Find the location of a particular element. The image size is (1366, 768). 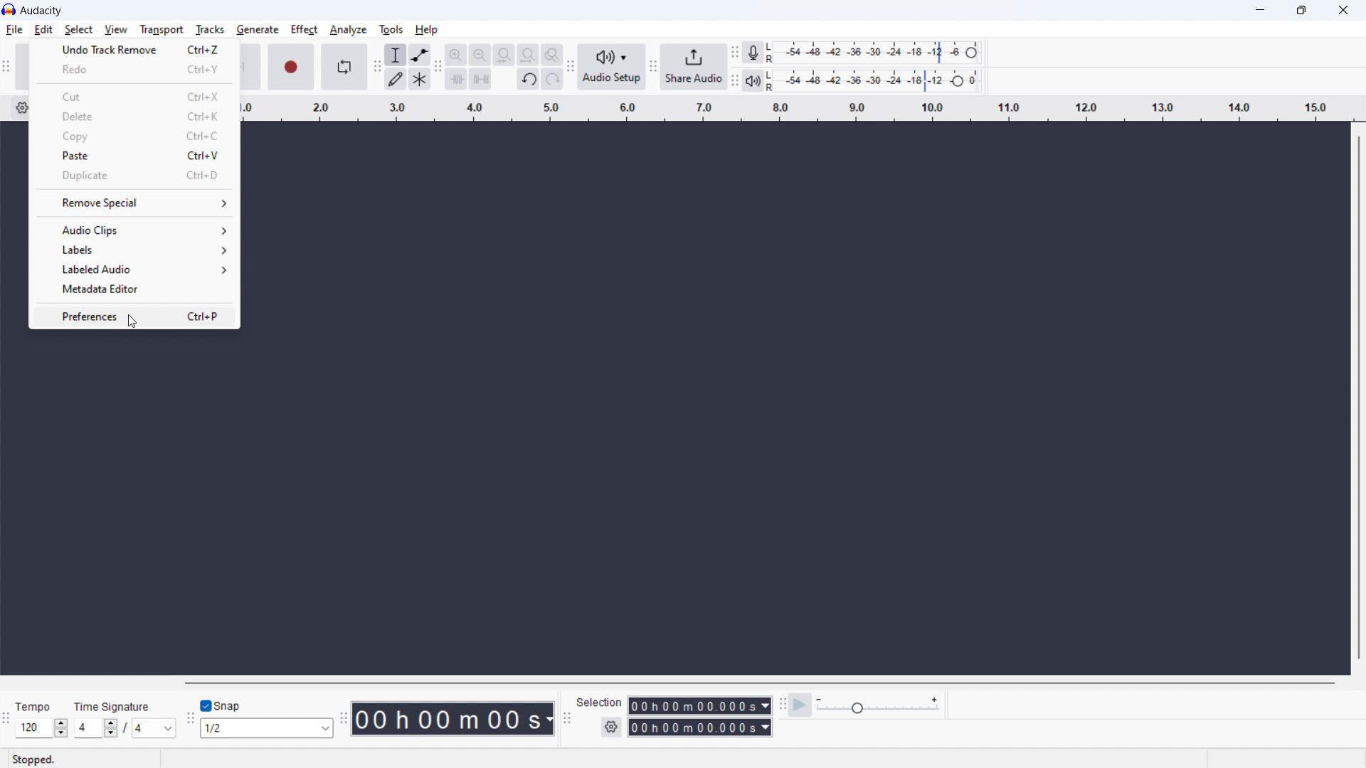

remove special is located at coordinates (135, 203).